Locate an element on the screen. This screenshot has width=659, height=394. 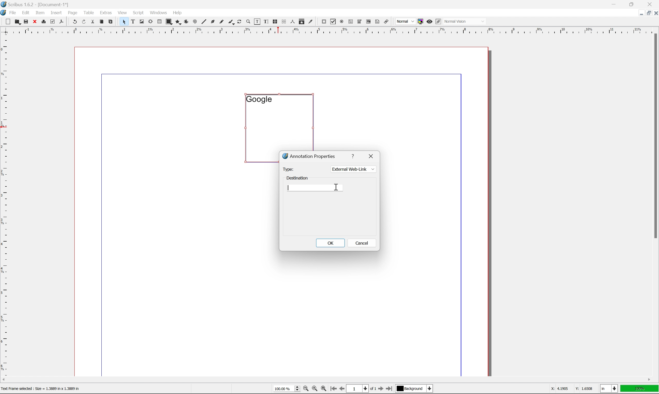
bezier curve is located at coordinates (213, 22).